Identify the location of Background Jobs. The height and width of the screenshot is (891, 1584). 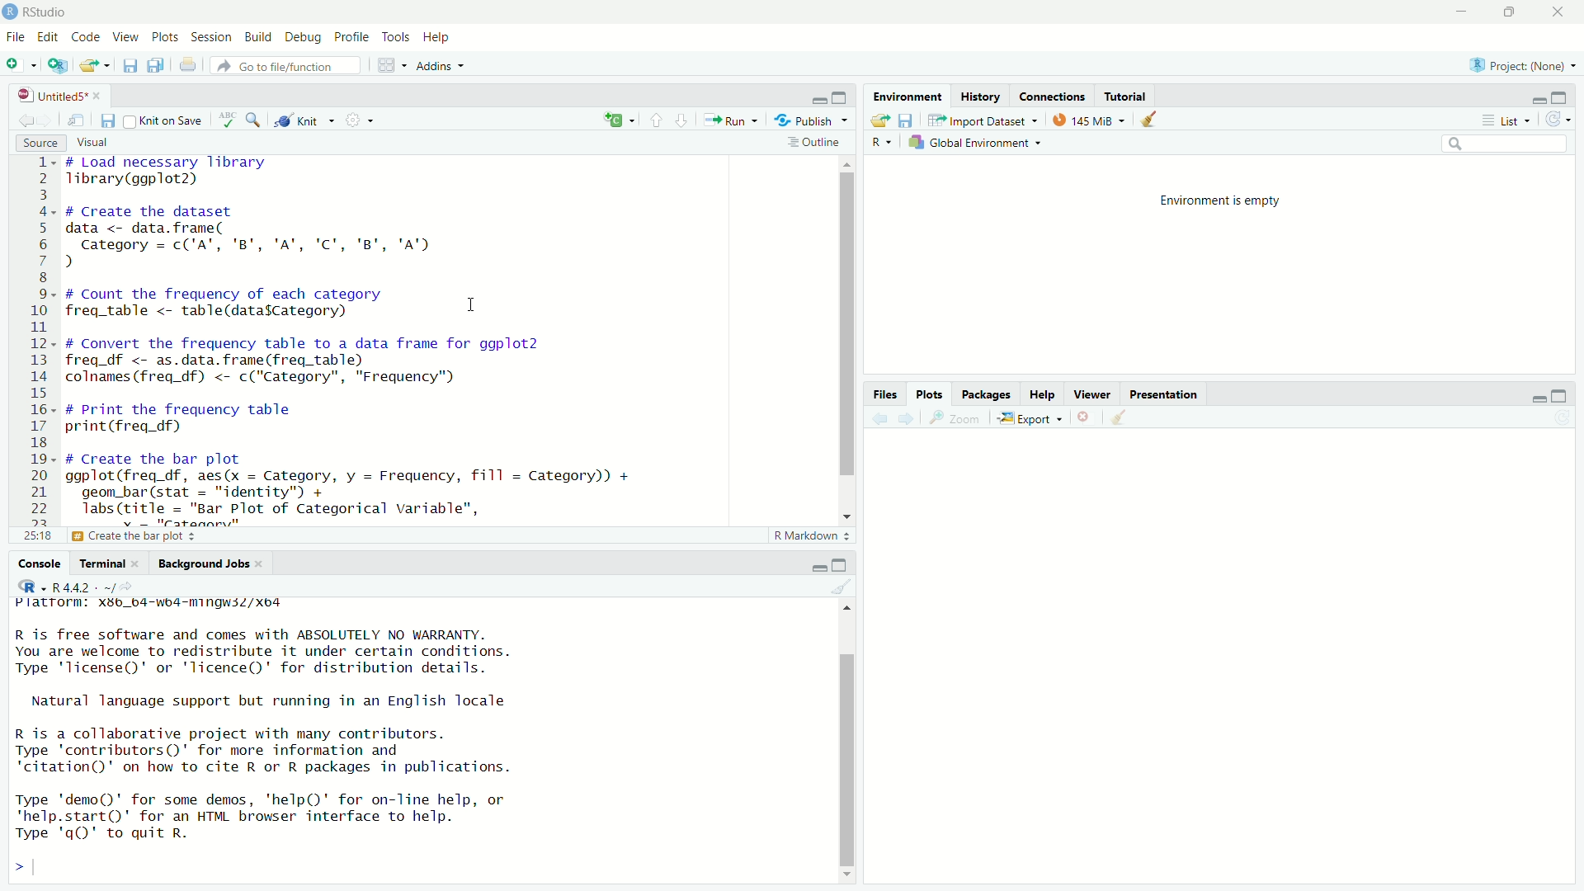
(205, 563).